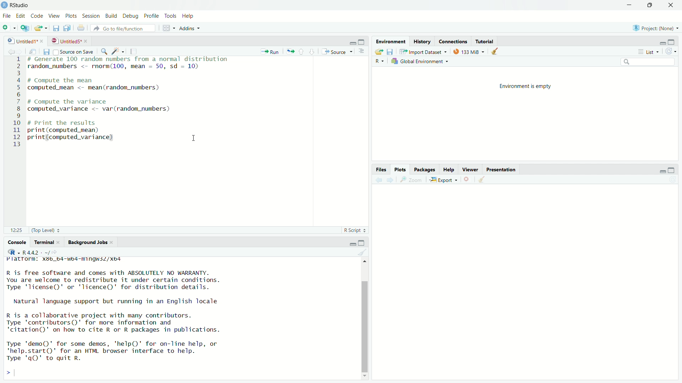 The image size is (682, 383). Describe the element at coordinates (497, 52) in the screenshot. I see `clear objects from the workspace` at that location.